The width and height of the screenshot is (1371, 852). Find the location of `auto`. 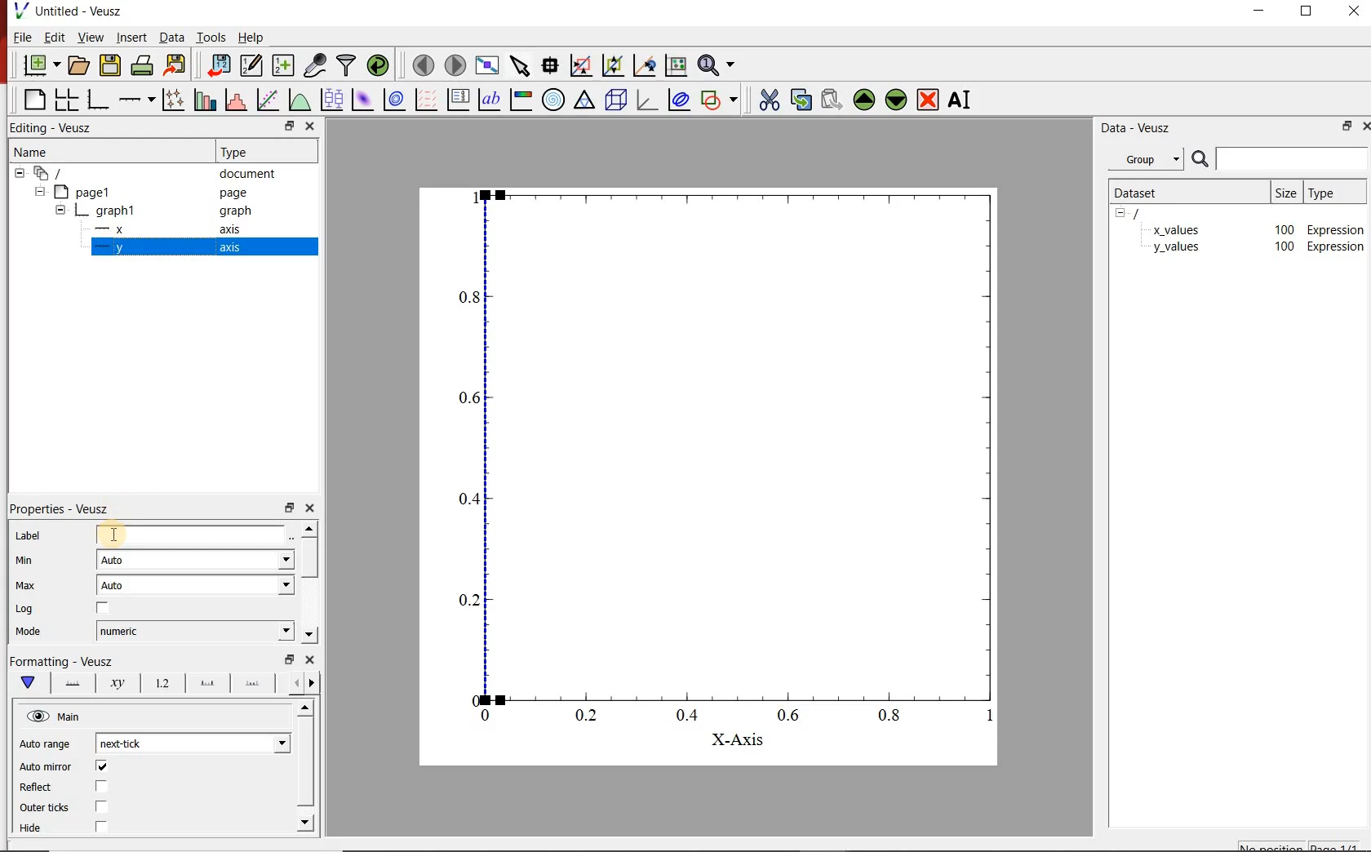

auto is located at coordinates (196, 559).